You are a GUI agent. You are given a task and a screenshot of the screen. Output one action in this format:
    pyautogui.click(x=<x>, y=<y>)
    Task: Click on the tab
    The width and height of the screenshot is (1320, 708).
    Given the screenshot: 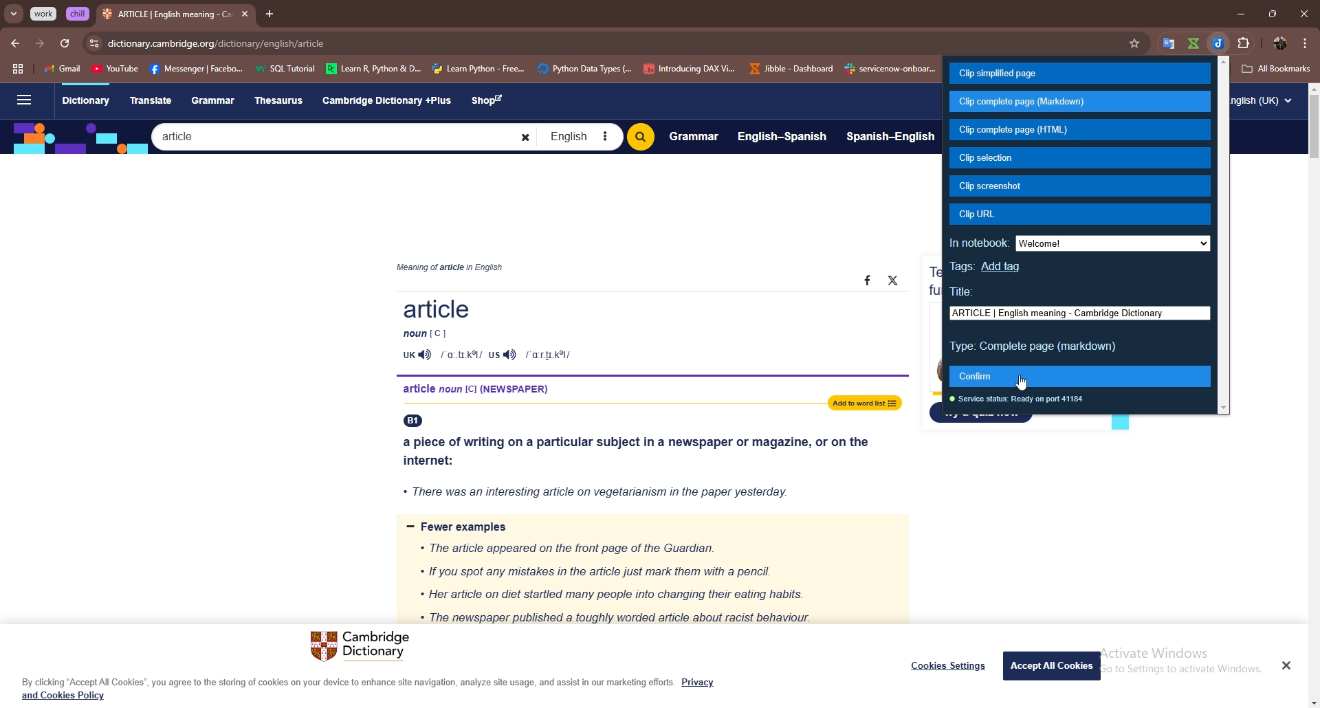 What is the action you would take?
    pyautogui.click(x=167, y=16)
    